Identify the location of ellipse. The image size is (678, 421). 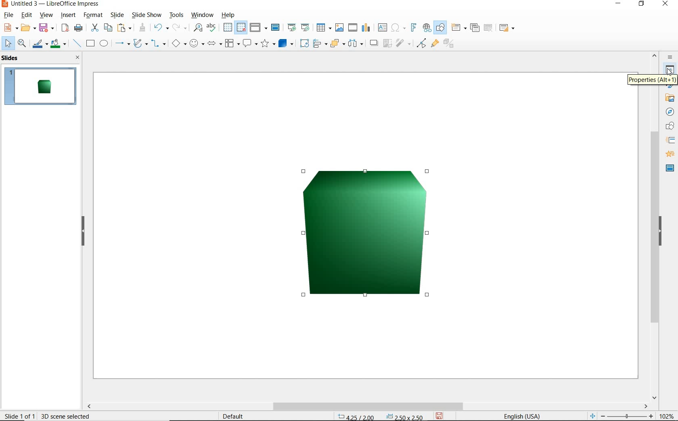
(104, 44).